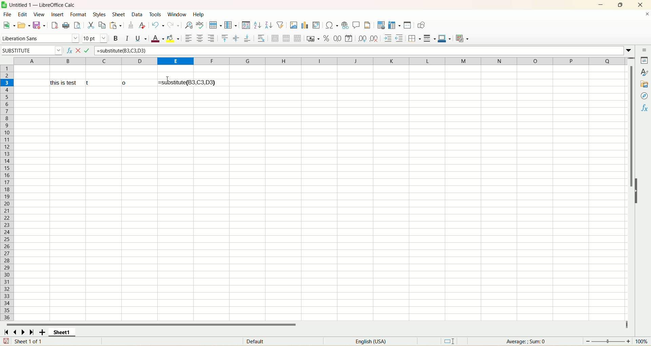 The width and height of the screenshot is (651, 346). What do you see at coordinates (33, 342) in the screenshot?
I see `sheet number` at bounding box center [33, 342].